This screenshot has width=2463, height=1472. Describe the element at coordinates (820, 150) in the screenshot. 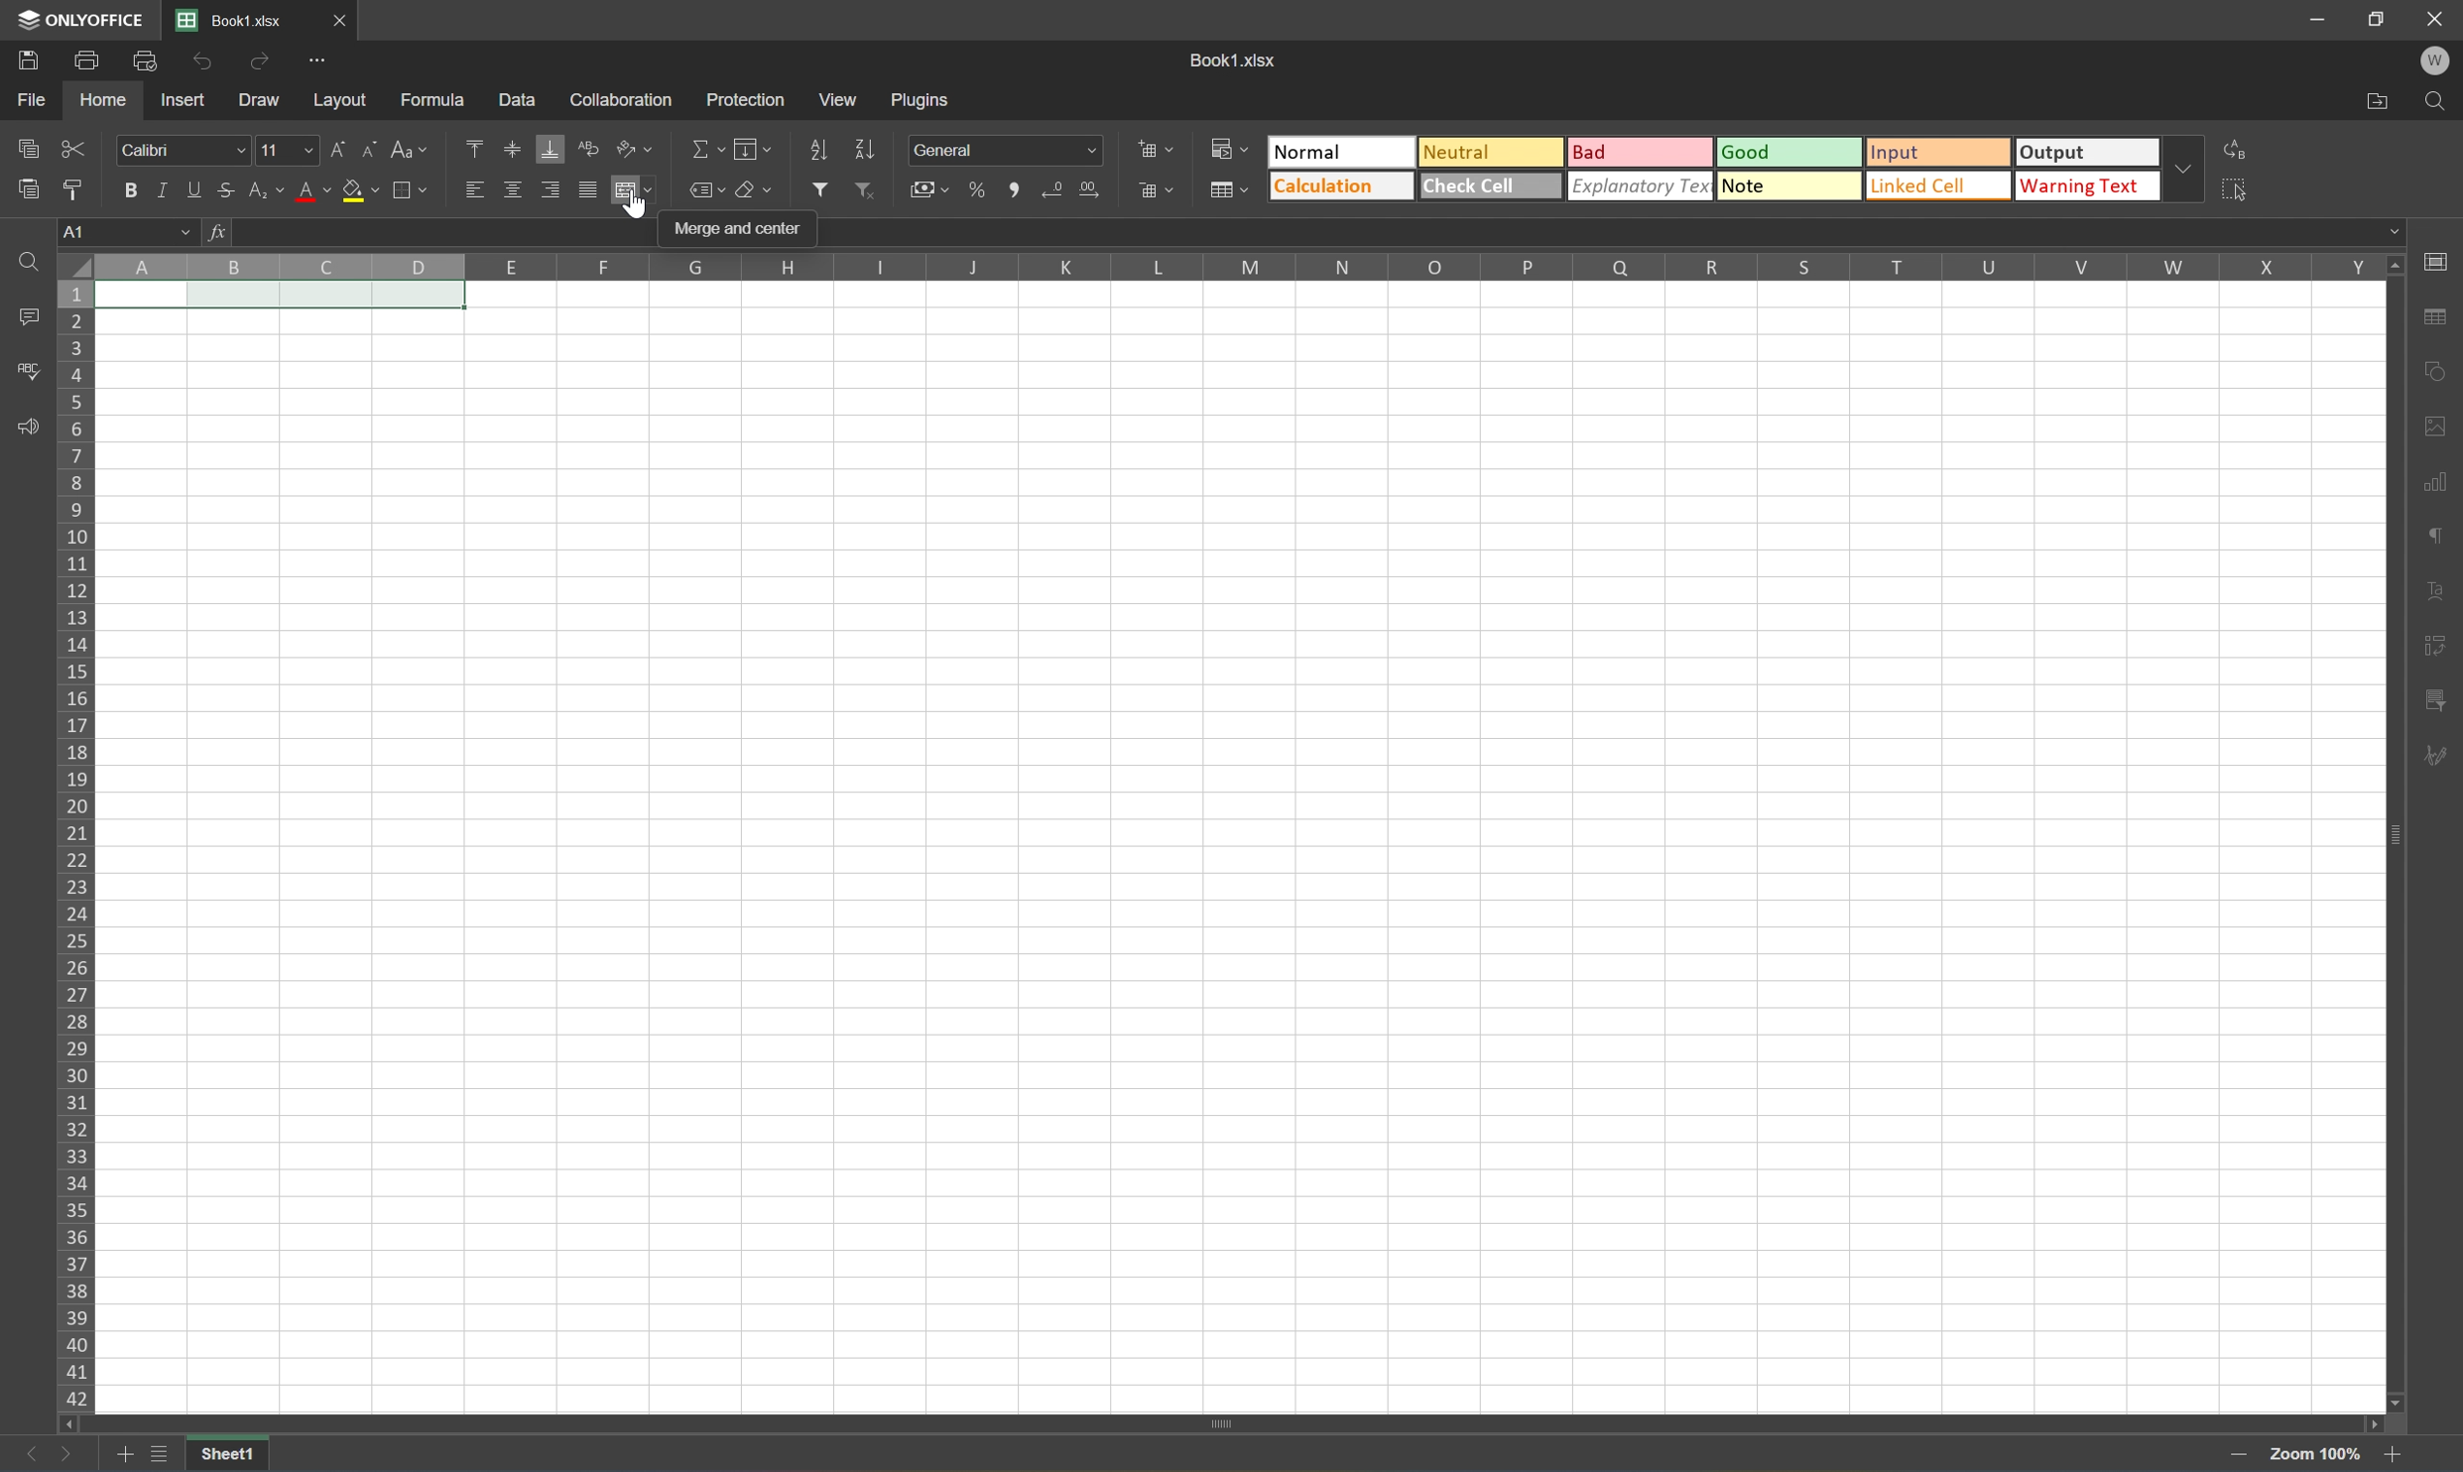

I see `Sort ascending` at that location.